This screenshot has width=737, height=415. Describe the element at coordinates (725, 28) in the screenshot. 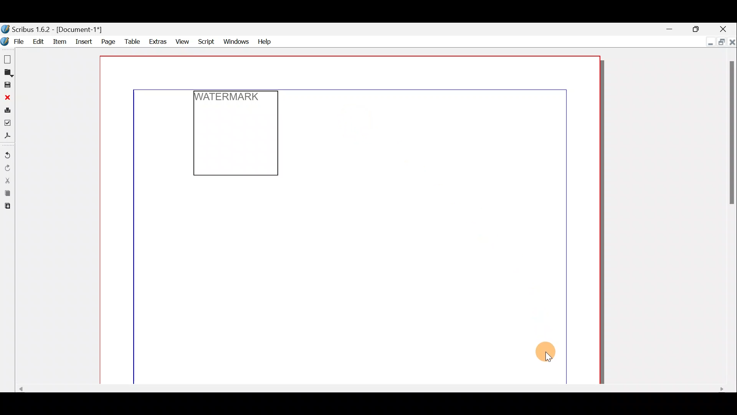

I see `Close` at that location.